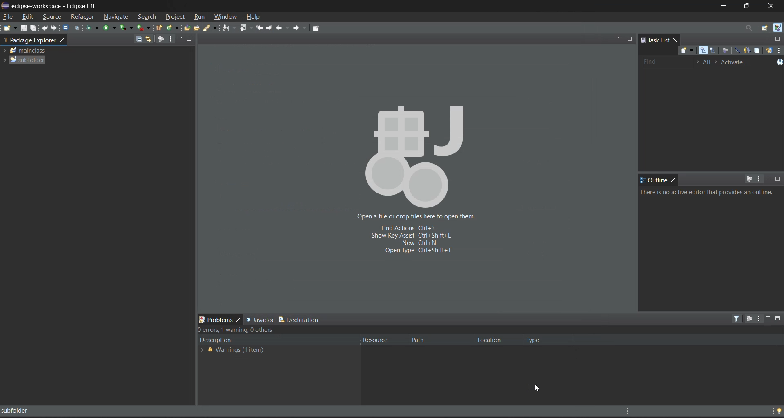  Describe the element at coordinates (698, 62) in the screenshot. I see `select working set` at that location.